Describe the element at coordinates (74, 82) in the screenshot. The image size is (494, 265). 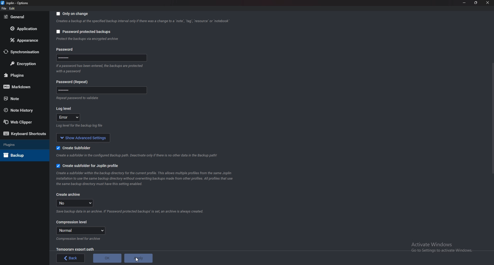
I see `Password` at that location.